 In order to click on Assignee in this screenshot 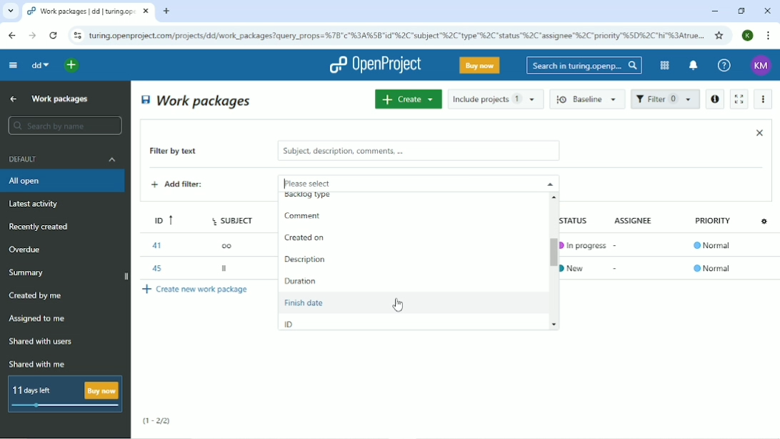, I will do `click(636, 219)`.